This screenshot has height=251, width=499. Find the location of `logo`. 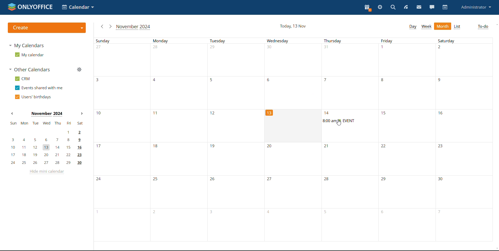

logo is located at coordinates (30, 7).